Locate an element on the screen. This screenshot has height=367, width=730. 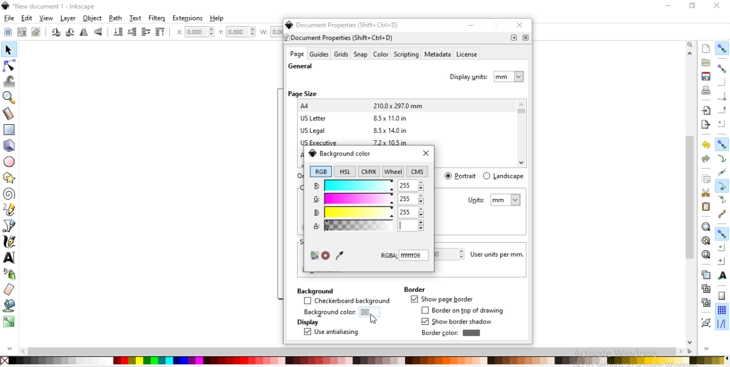
hsl is located at coordinates (344, 172).